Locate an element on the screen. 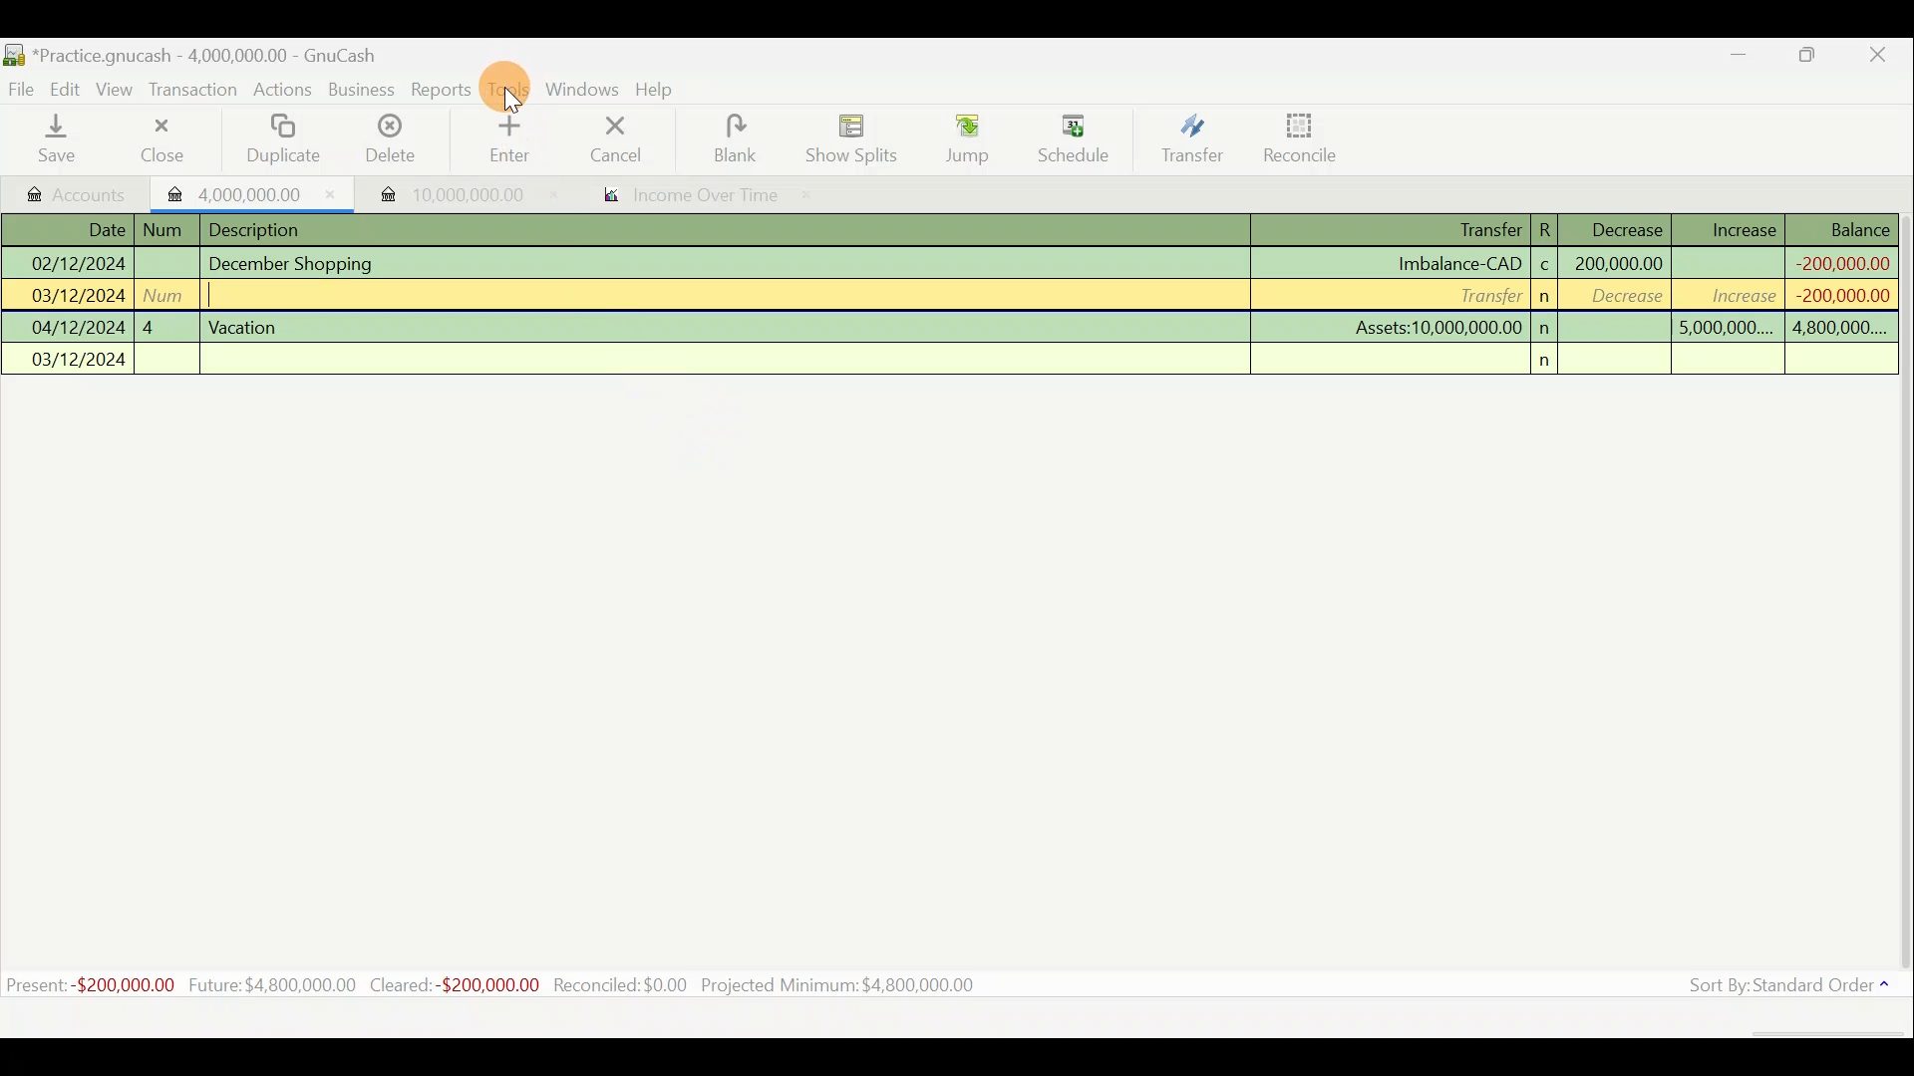  04/12/2024 is located at coordinates (79, 328).